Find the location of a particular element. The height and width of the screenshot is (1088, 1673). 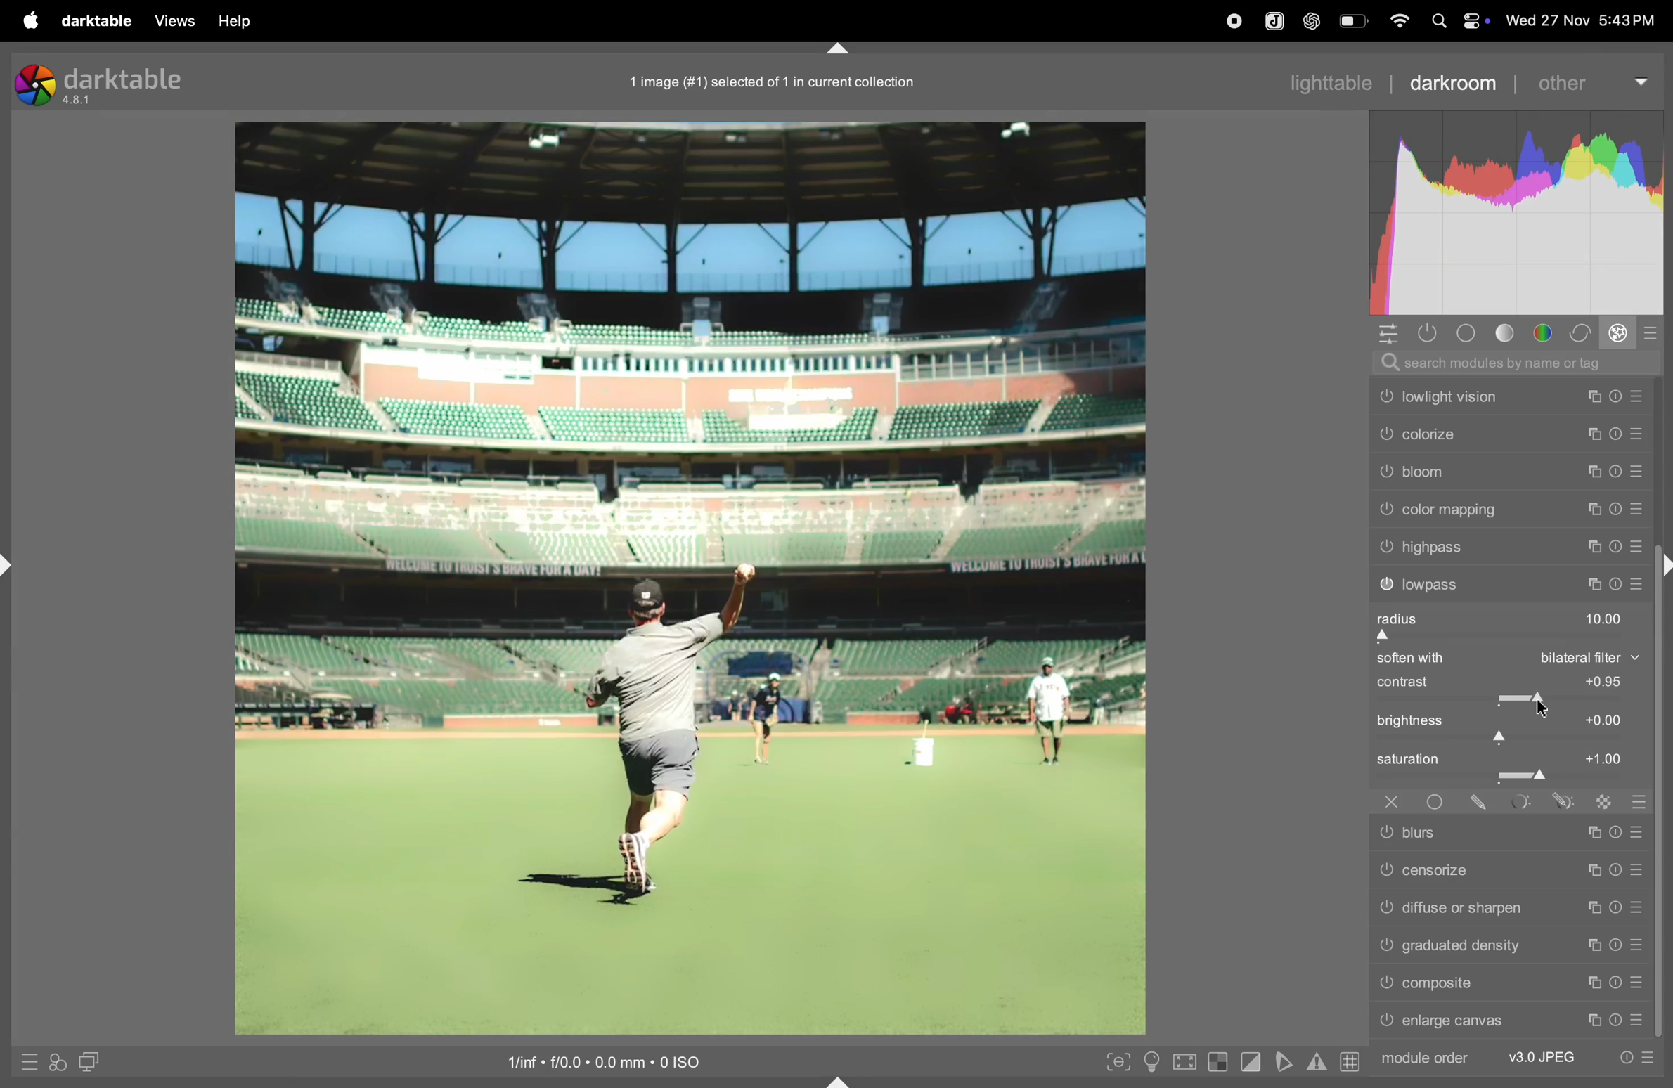

quick acess to presets is located at coordinates (23, 1061).